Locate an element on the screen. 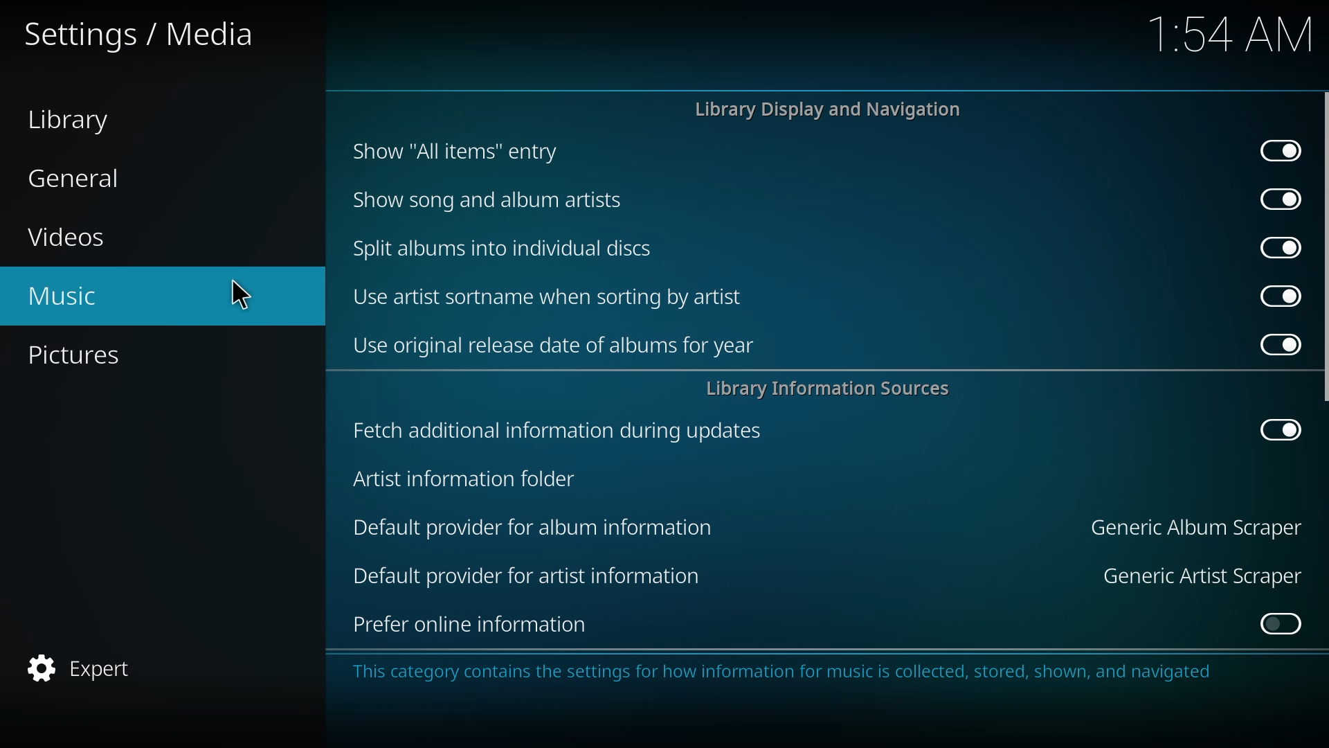  time is located at coordinates (1231, 33).